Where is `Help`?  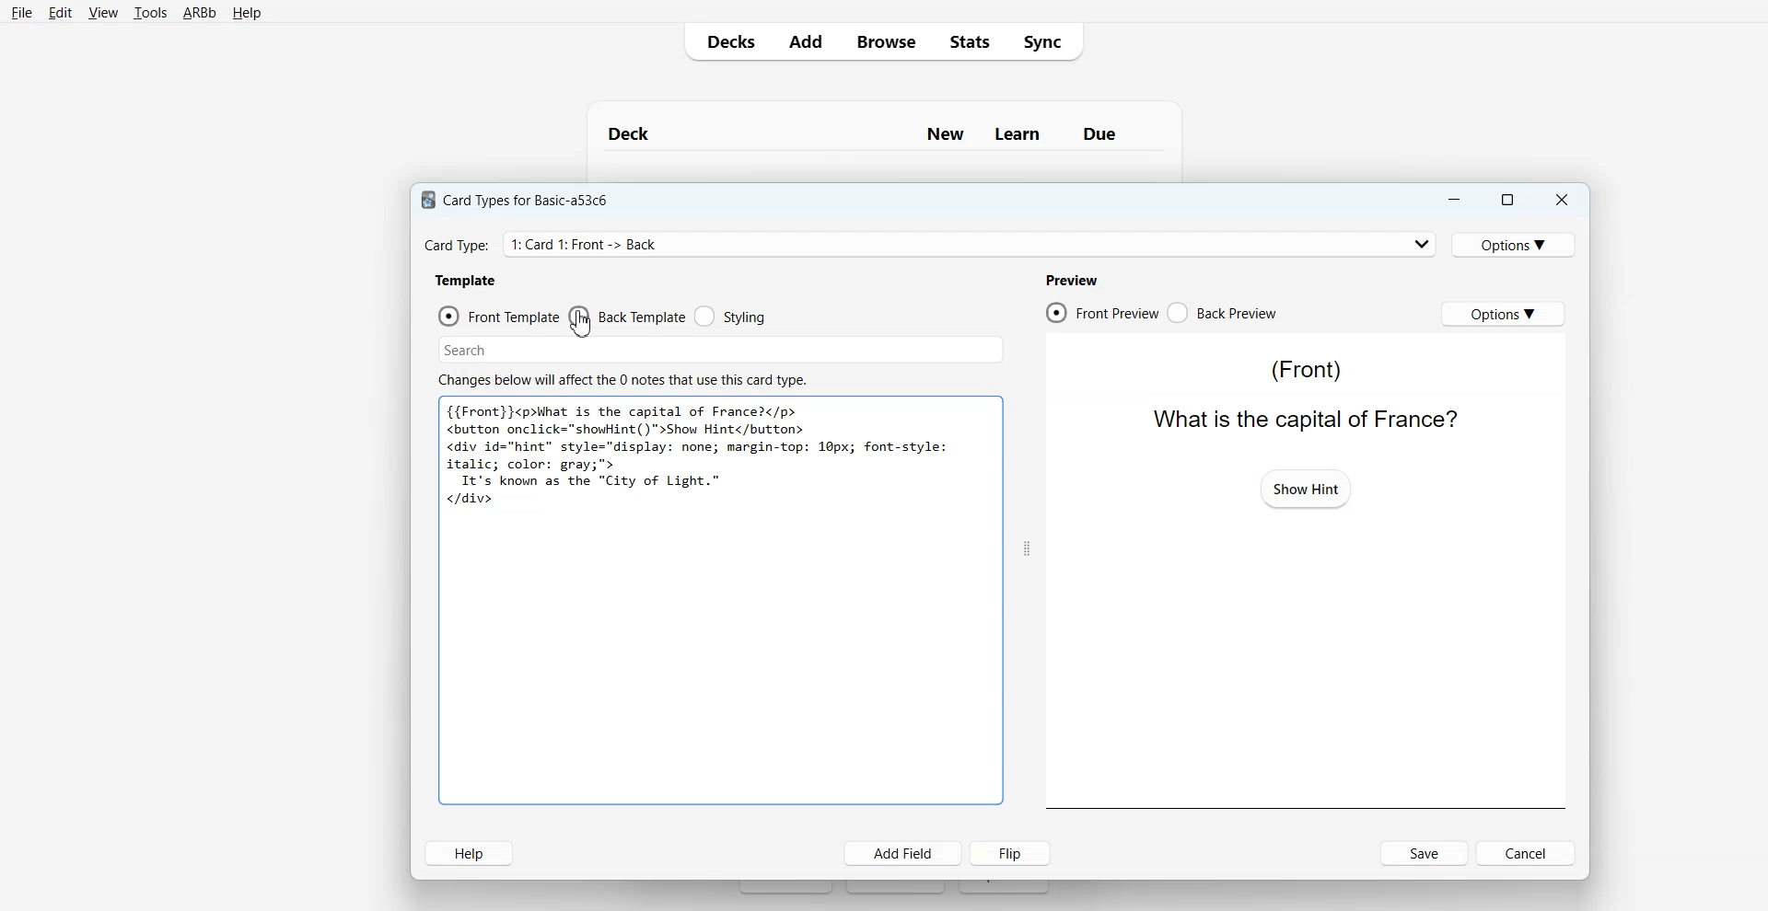
Help is located at coordinates (469, 853).